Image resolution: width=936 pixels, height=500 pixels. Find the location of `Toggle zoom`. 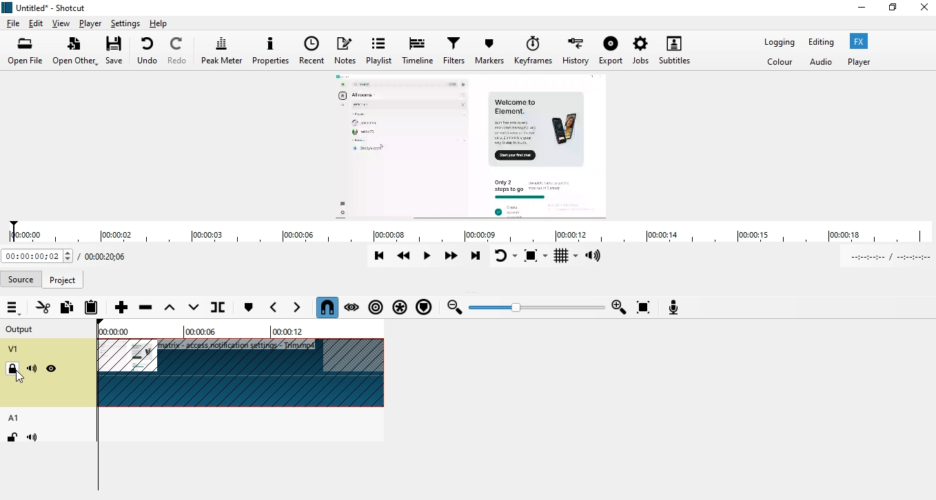

Toggle zoom is located at coordinates (536, 256).